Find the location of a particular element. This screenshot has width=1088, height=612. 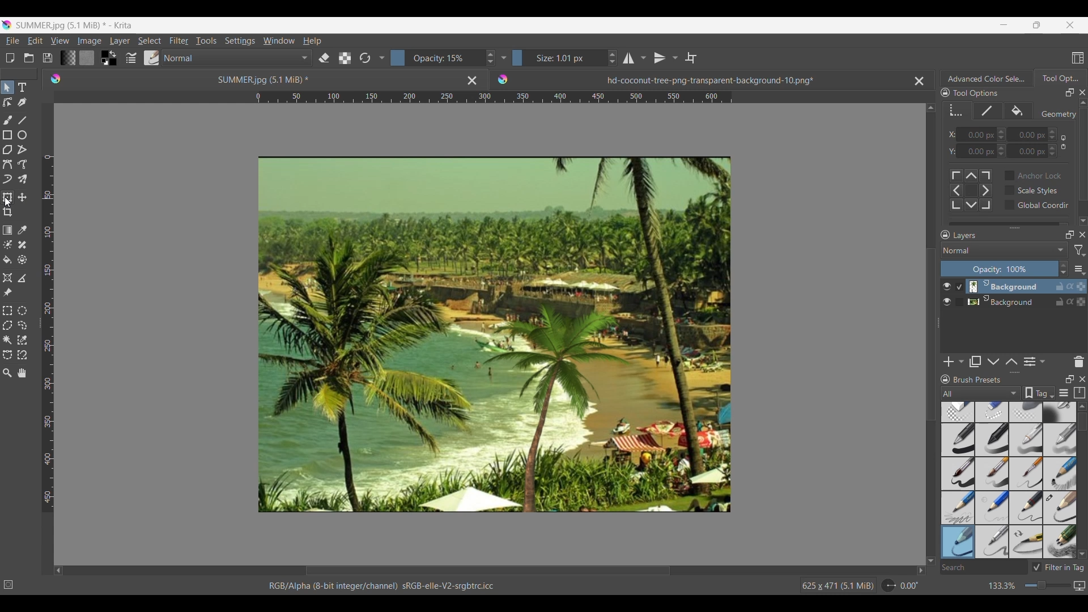

Thumbnail size options is located at coordinates (1079, 269).